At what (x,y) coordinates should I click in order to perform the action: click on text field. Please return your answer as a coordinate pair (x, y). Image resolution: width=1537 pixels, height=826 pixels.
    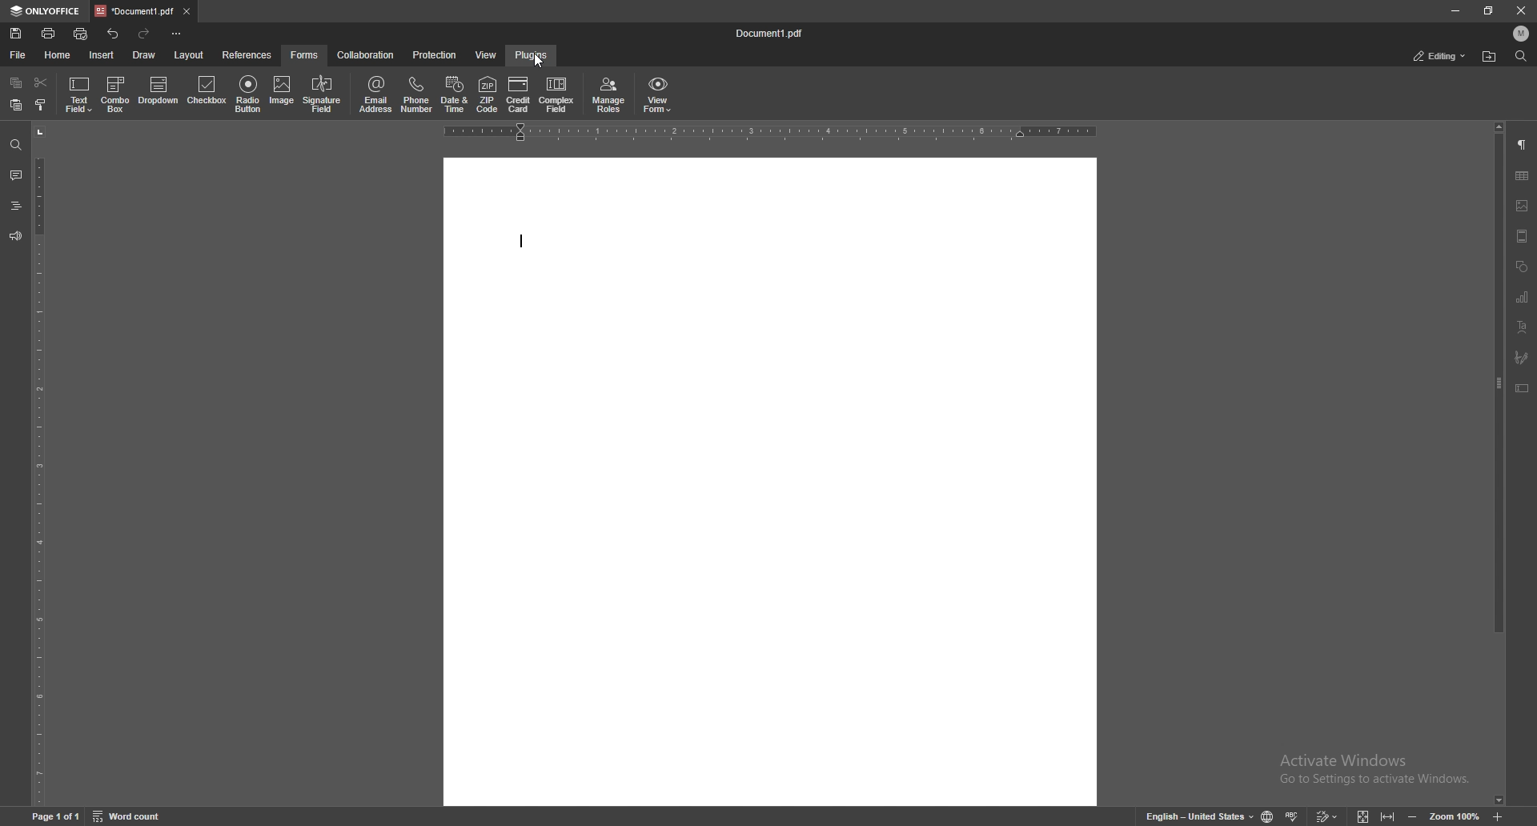
    Looking at the image, I should click on (79, 94).